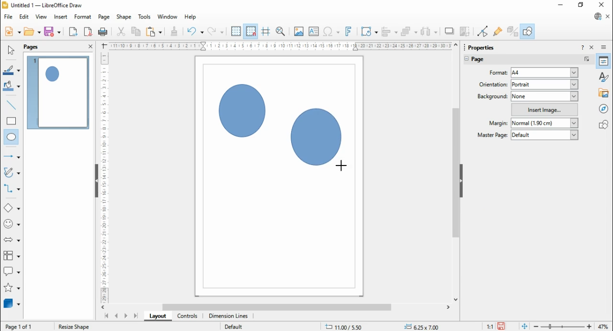 The height and width of the screenshot is (331, 613). I want to click on paste, so click(153, 31).